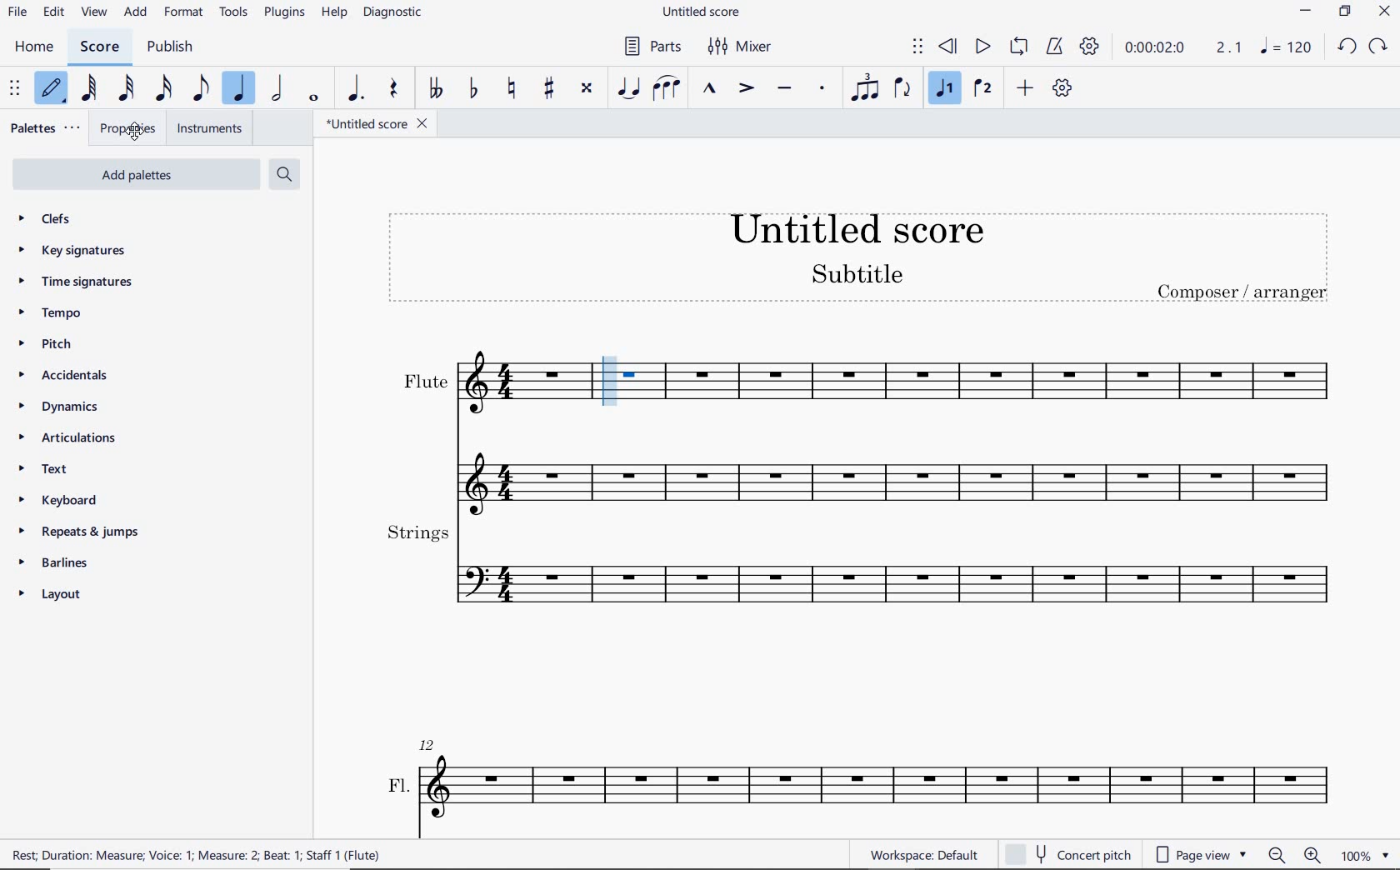  Describe the element at coordinates (1287, 50) in the screenshot. I see `note` at that location.